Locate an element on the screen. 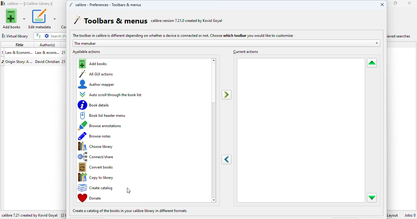  author(s) is located at coordinates (47, 45).